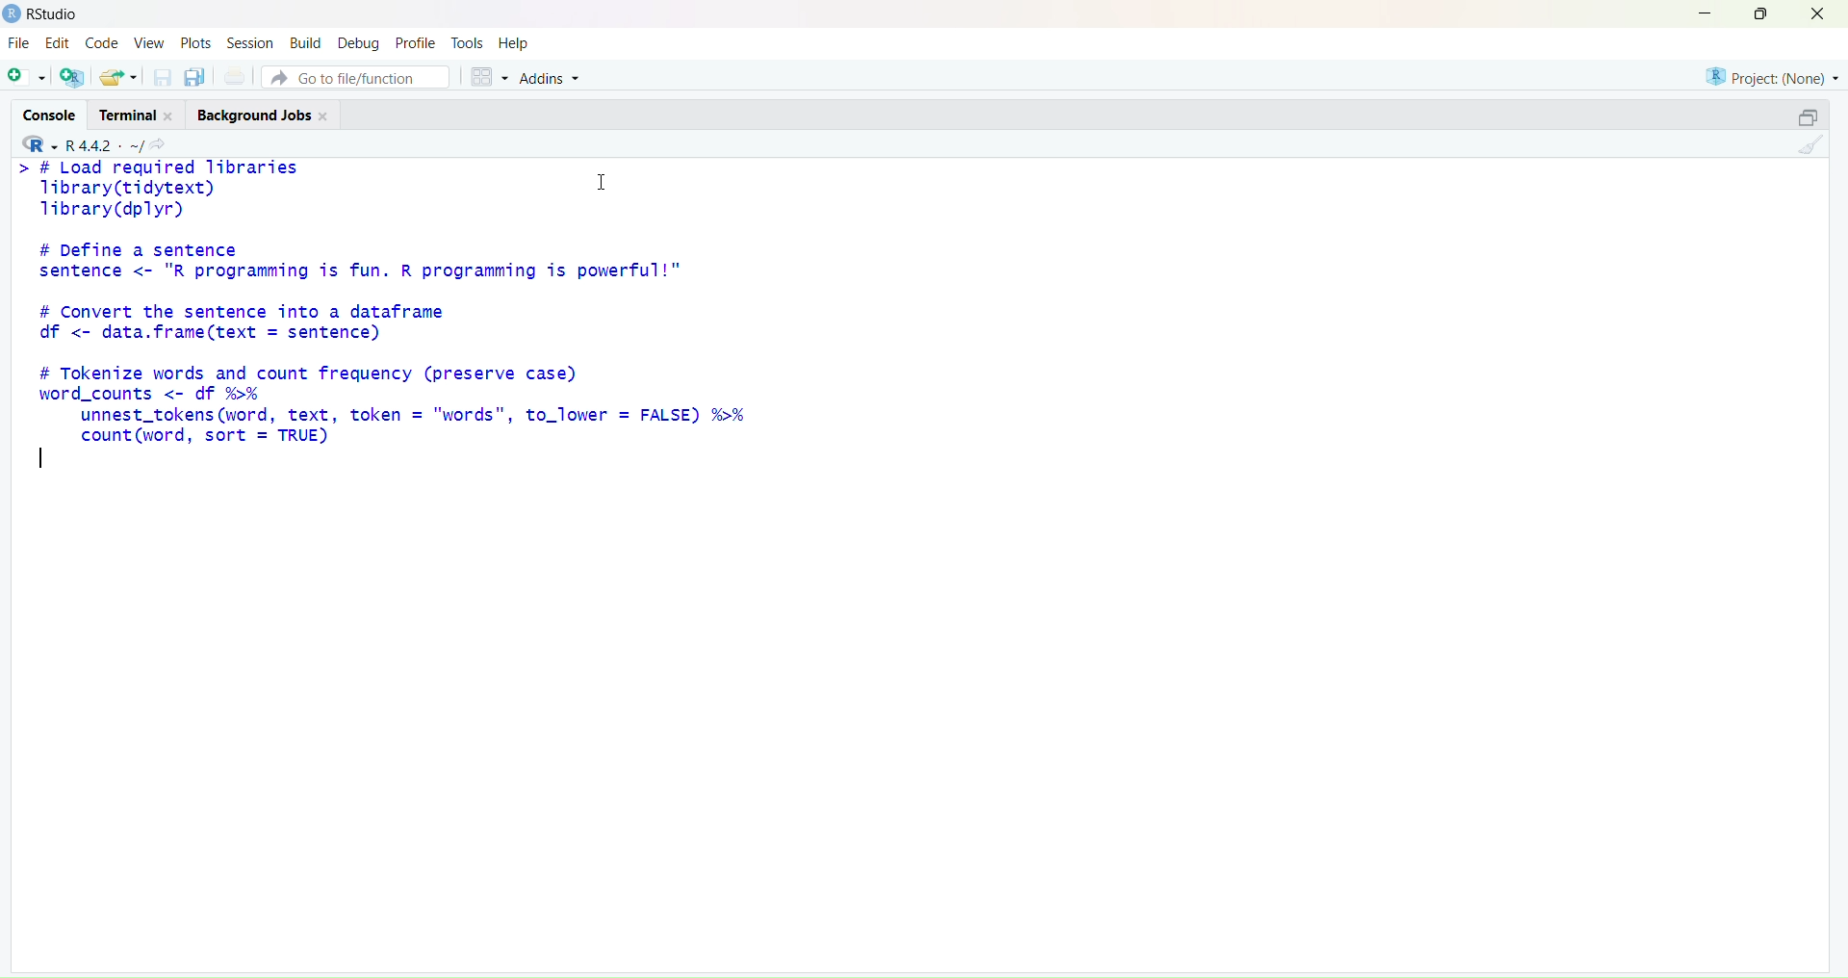 This screenshot has height=978, width=1848. Describe the element at coordinates (443, 302) in the screenshot. I see `> # Load required libraries
Tibrary(tidytext) I
Tibrary(dplyr)
# Define a sentence
sentence <- "R programming is fun. R programming is powerful!"
# Convert the sentence into a dataframe
df <- data.frame(text = sentence)
# Tokenize words and count frequency (preserve case)
word_counts <- df %>%
unnest_tokens (word, text, token = "words", to_lower = FALSE) %>%
count (word, sort = TRUE)` at that location.